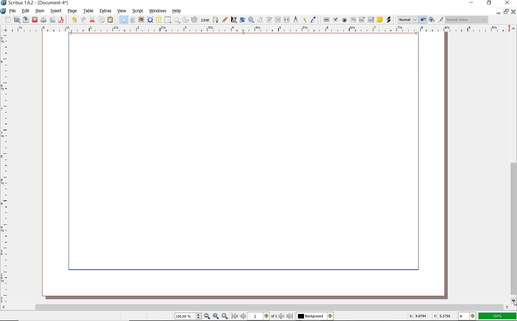 This screenshot has height=321, width=517. Describe the element at coordinates (313, 19) in the screenshot. I see `eye dropper` at that location.